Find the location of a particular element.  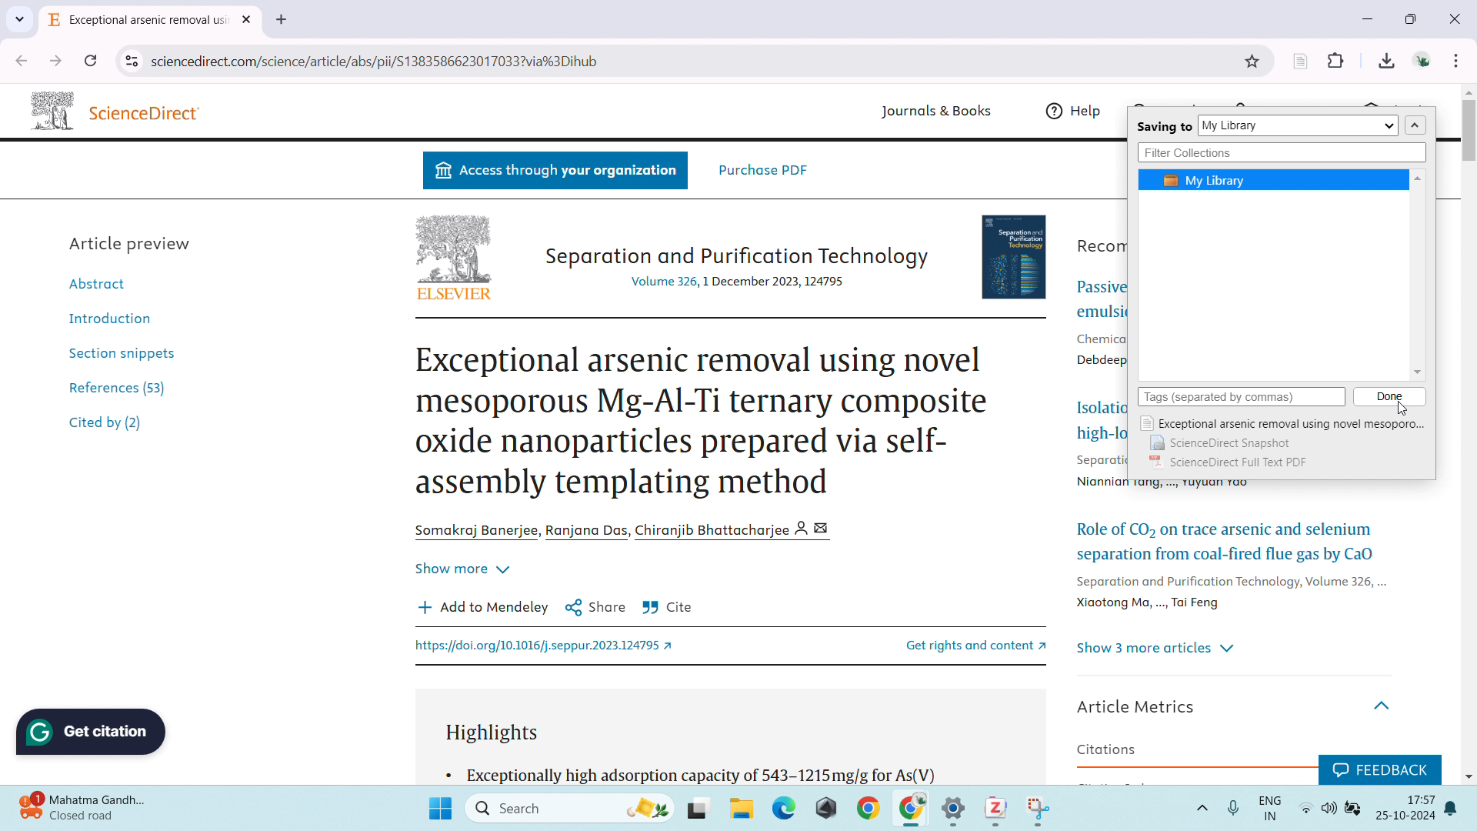

scroll down is located at coordinates (1468, 775).